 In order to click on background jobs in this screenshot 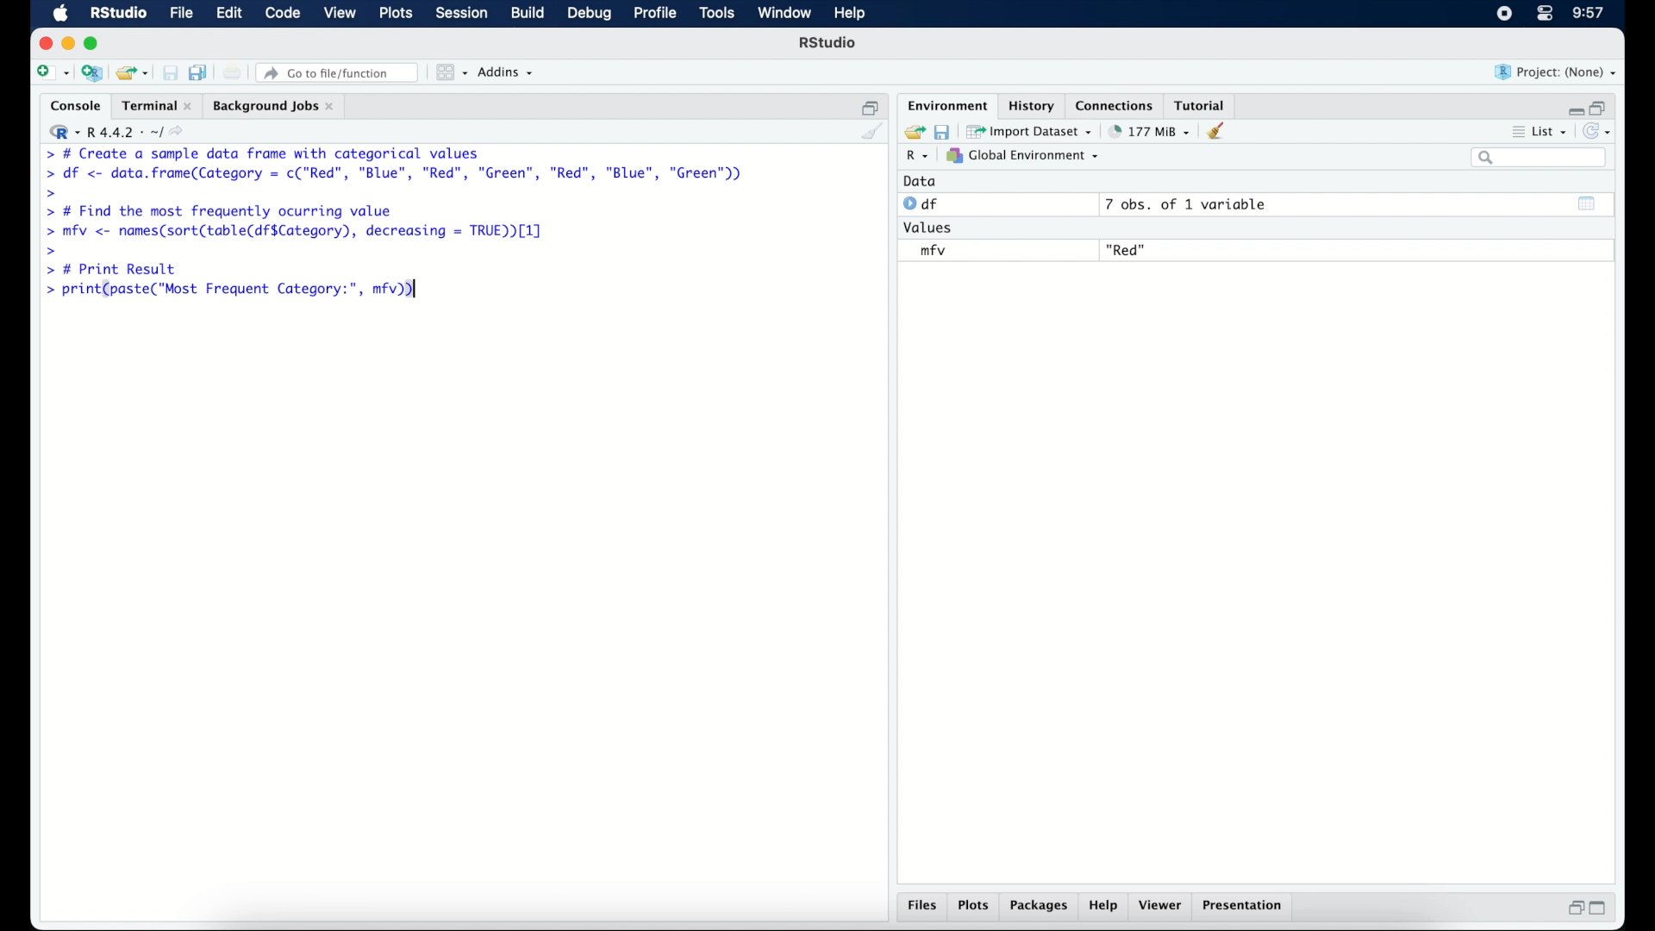, I will do `click(276, 105)`.